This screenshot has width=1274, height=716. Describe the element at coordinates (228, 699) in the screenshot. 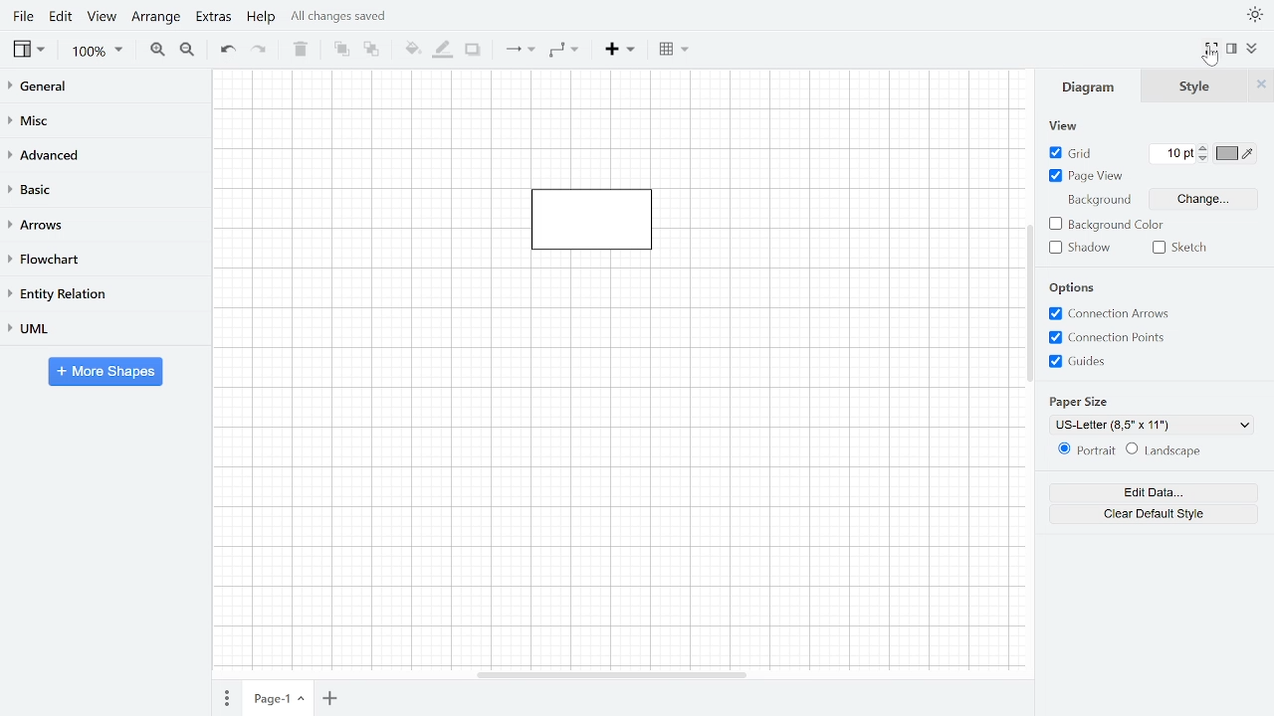

I see `Pages` at that location.